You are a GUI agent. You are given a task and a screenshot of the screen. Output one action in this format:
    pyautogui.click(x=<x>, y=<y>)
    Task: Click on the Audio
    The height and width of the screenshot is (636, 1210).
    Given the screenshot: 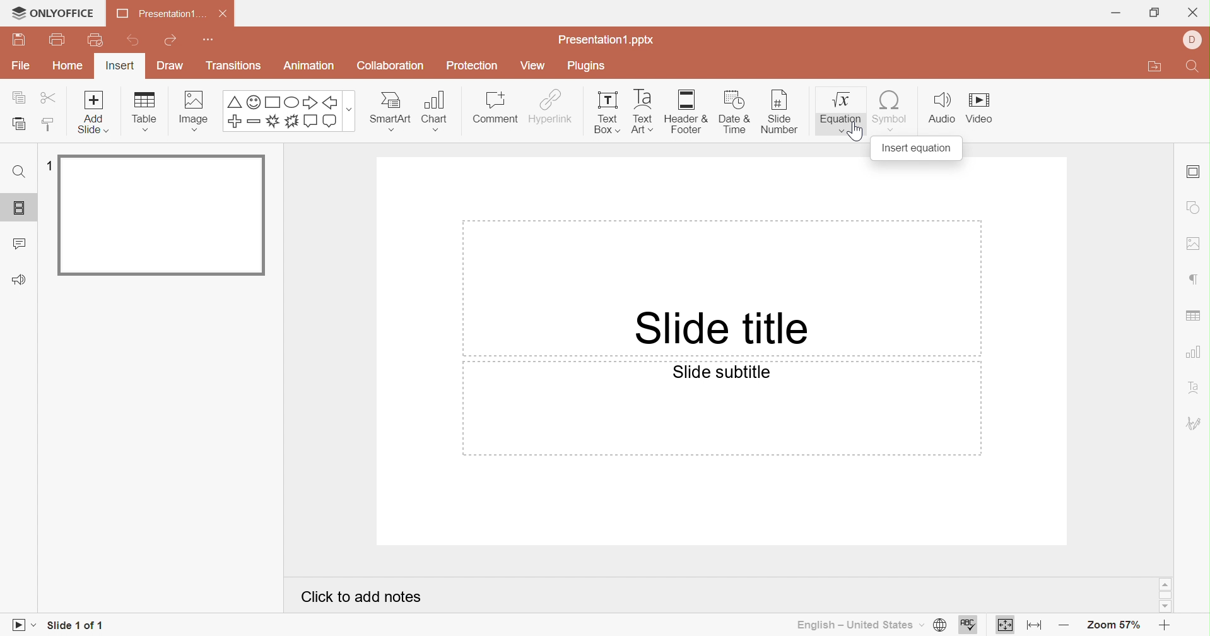 What is the action you would take?
    pyautogui.click(x=942, y=108)
    